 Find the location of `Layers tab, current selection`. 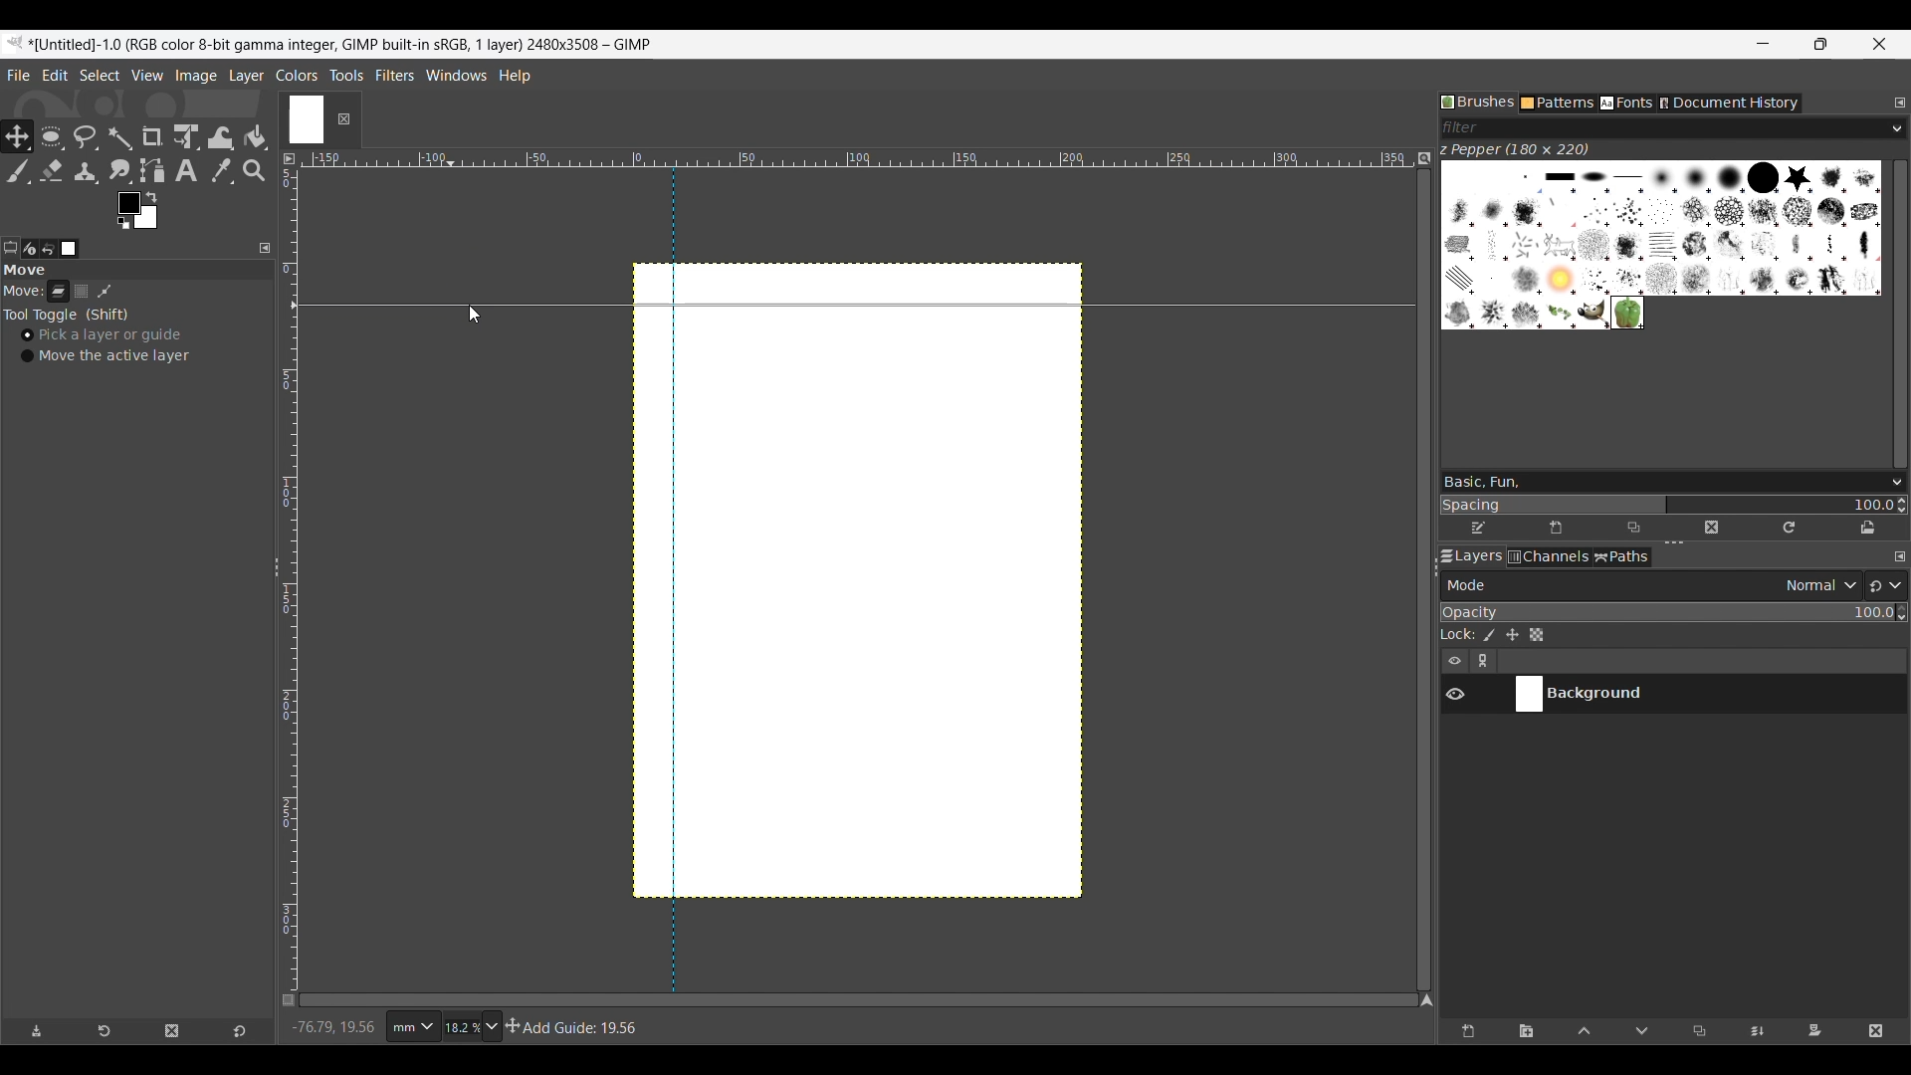

Layers tab, current selection is located at coordinates (1467, 557).